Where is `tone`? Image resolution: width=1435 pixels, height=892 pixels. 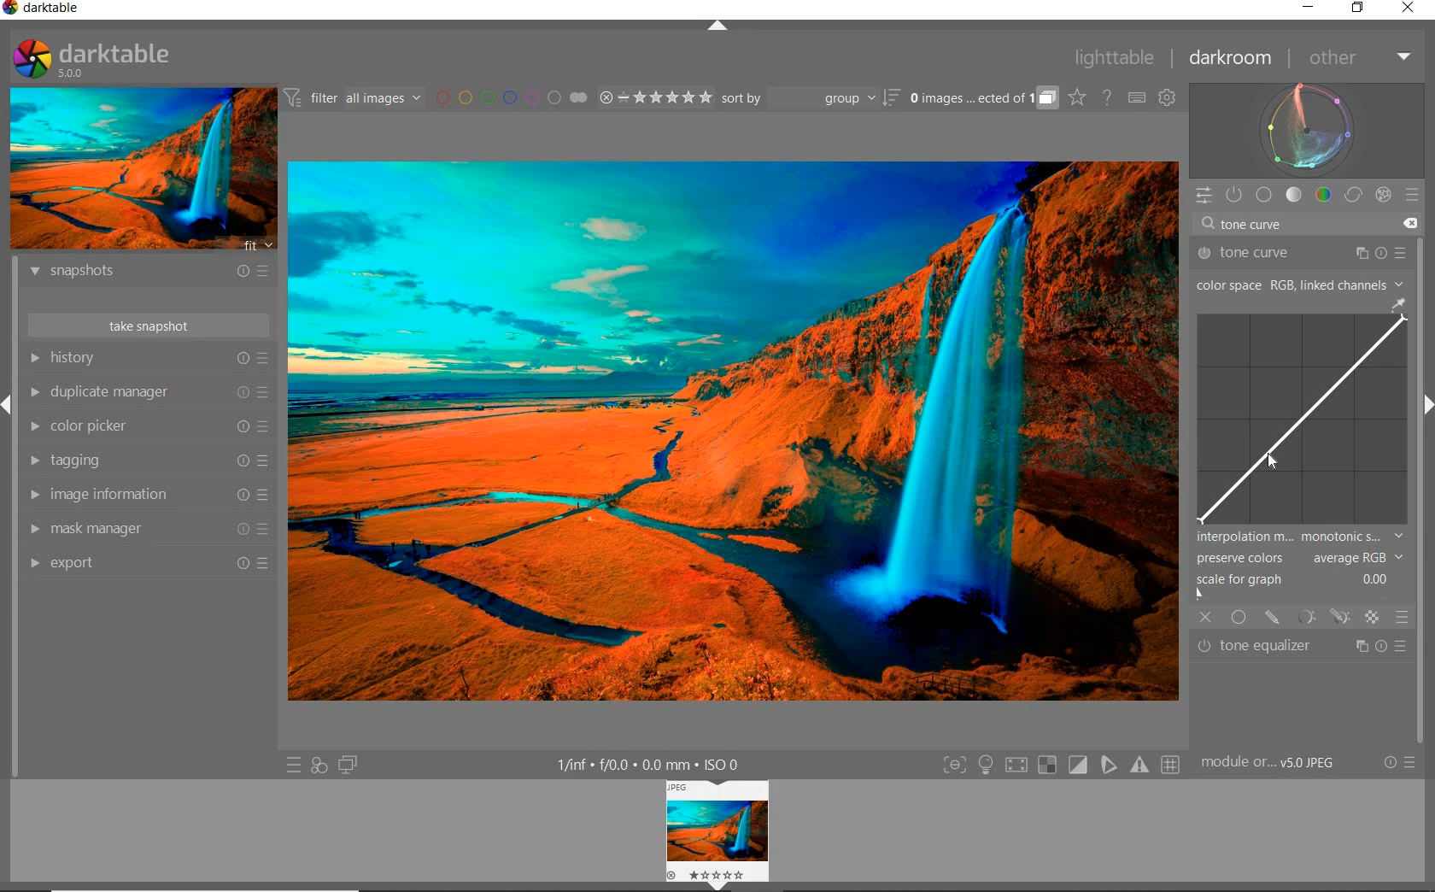
tone is located at coordinates (1294, 195).